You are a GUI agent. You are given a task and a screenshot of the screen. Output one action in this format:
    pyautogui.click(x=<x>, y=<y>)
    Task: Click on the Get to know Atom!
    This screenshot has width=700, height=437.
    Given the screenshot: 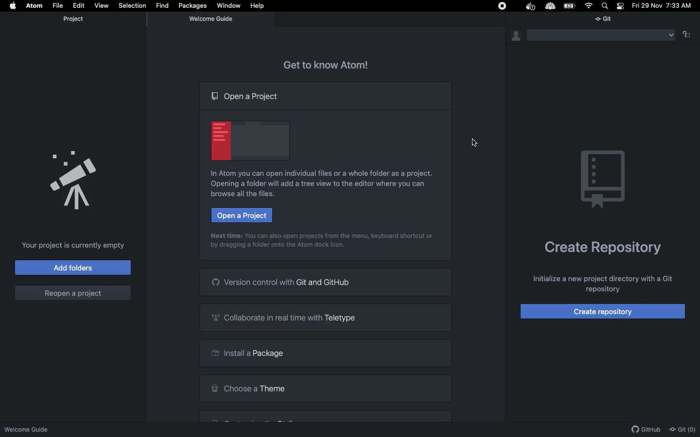 What is the action you would take?
    pyautogui.click(x=323, y=64)
    